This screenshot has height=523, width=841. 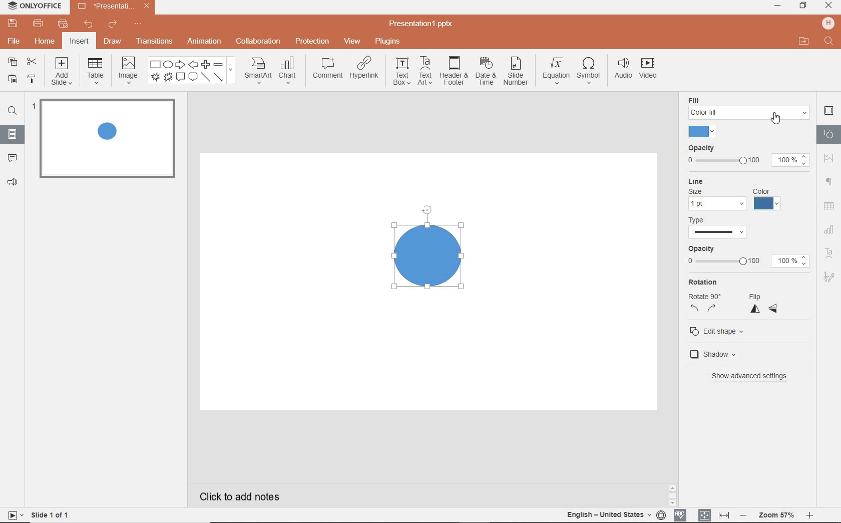 What do you see at coordinates (751, 113) in the screenshot?
I see `color fill` at bounding box center [751, 113].